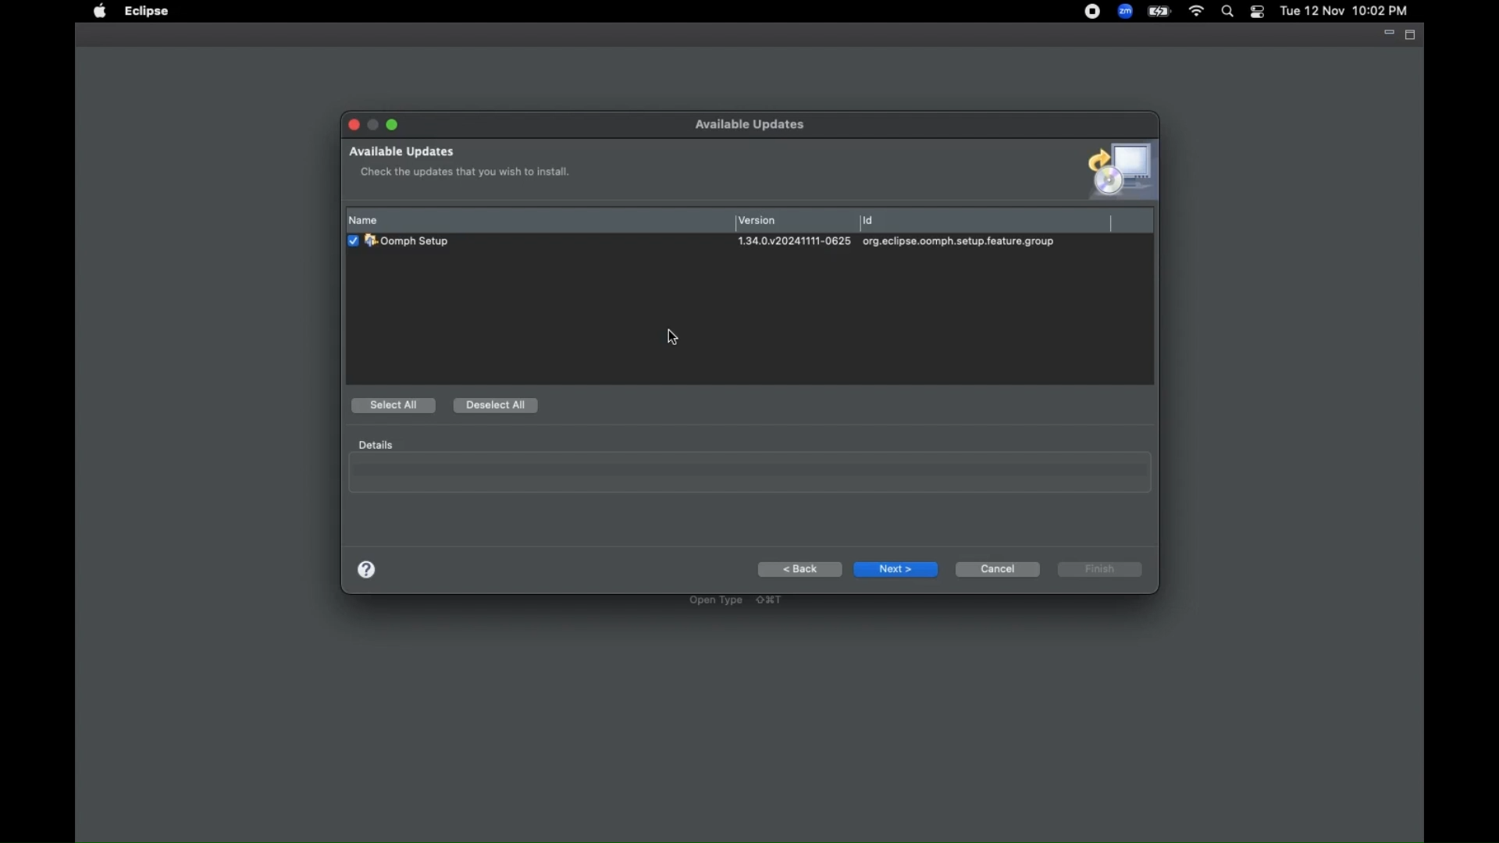 The height and width of the screenshot is (843, 1499). What do you see at coordinates (795, 220) in the screenshot?
I see `Version` at bounding box center [795, 220].